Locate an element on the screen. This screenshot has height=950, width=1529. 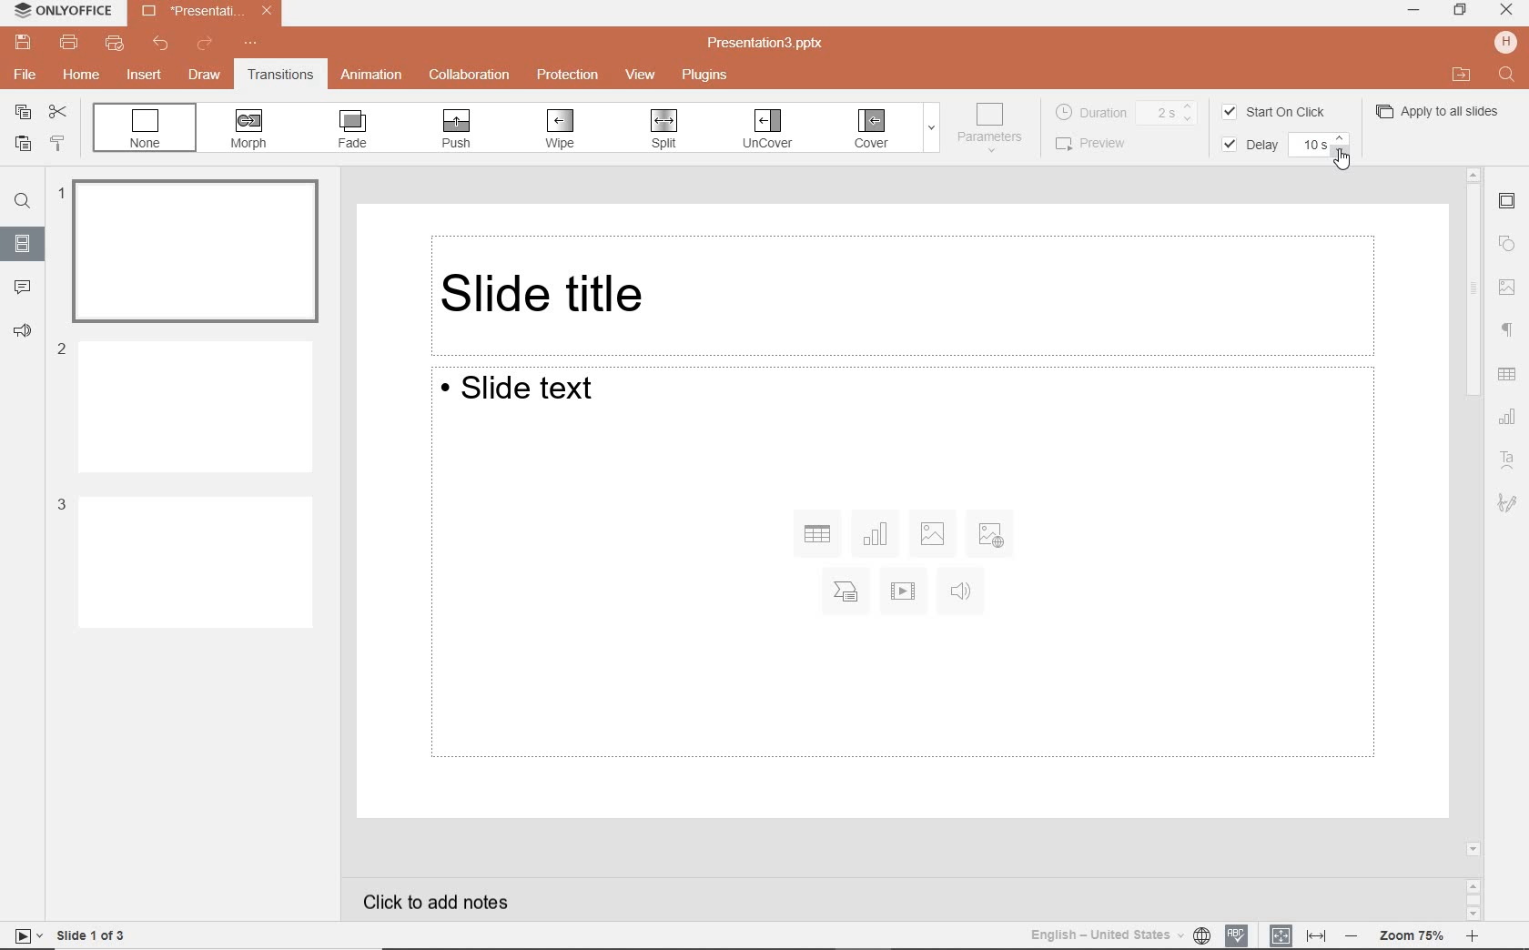
DELAY BOX CHECKED is located at coordinates (1247, 146).